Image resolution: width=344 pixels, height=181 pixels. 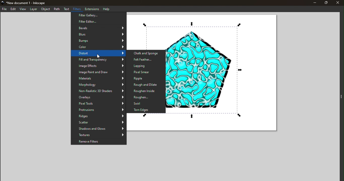 I want to click on Shadows and Glows, so click(x=98, y=129).